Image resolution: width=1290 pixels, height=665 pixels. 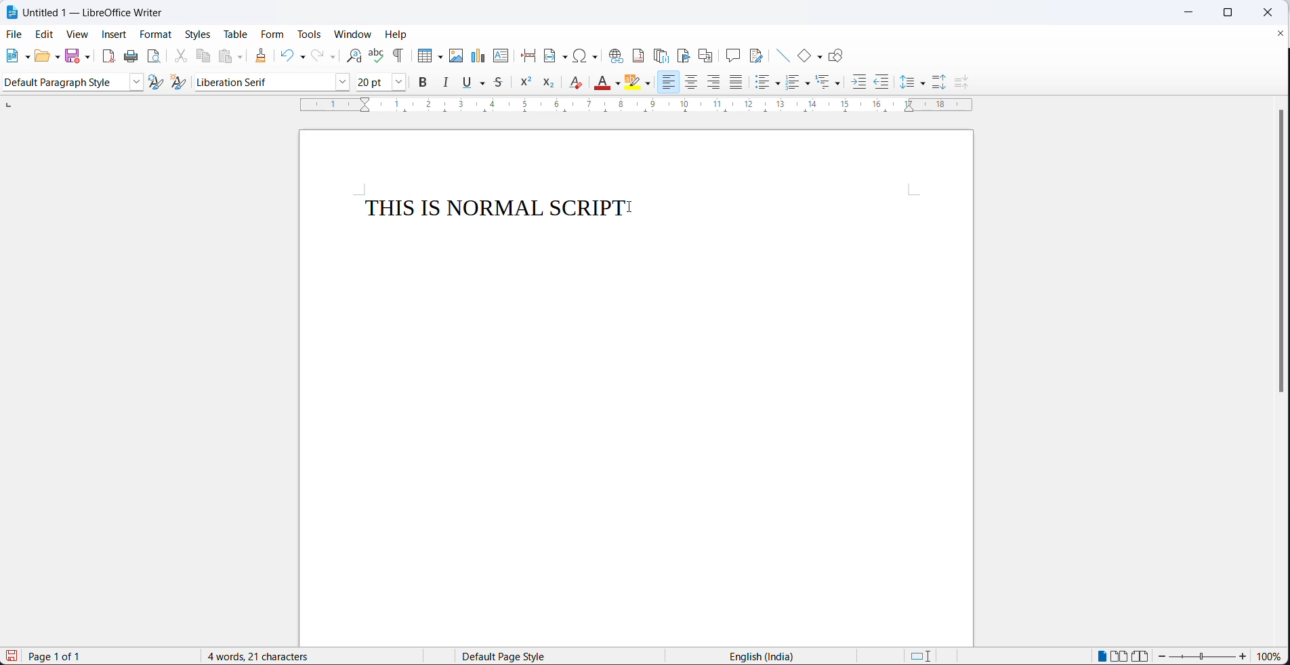 I want to click on open, so click(x=41, y=56).